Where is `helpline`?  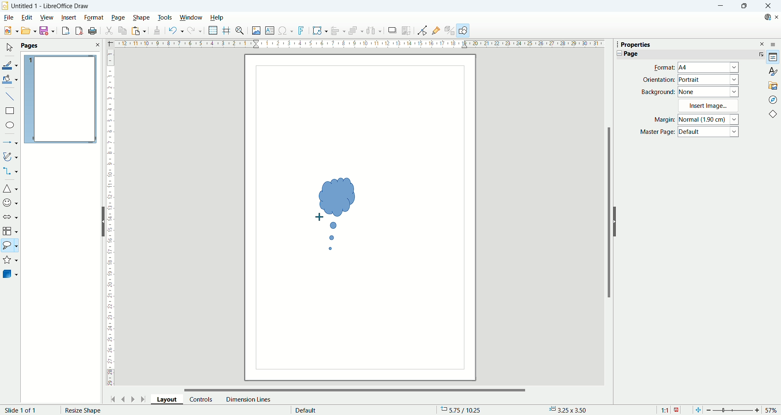 helpline is located at coordinates (227, 31).